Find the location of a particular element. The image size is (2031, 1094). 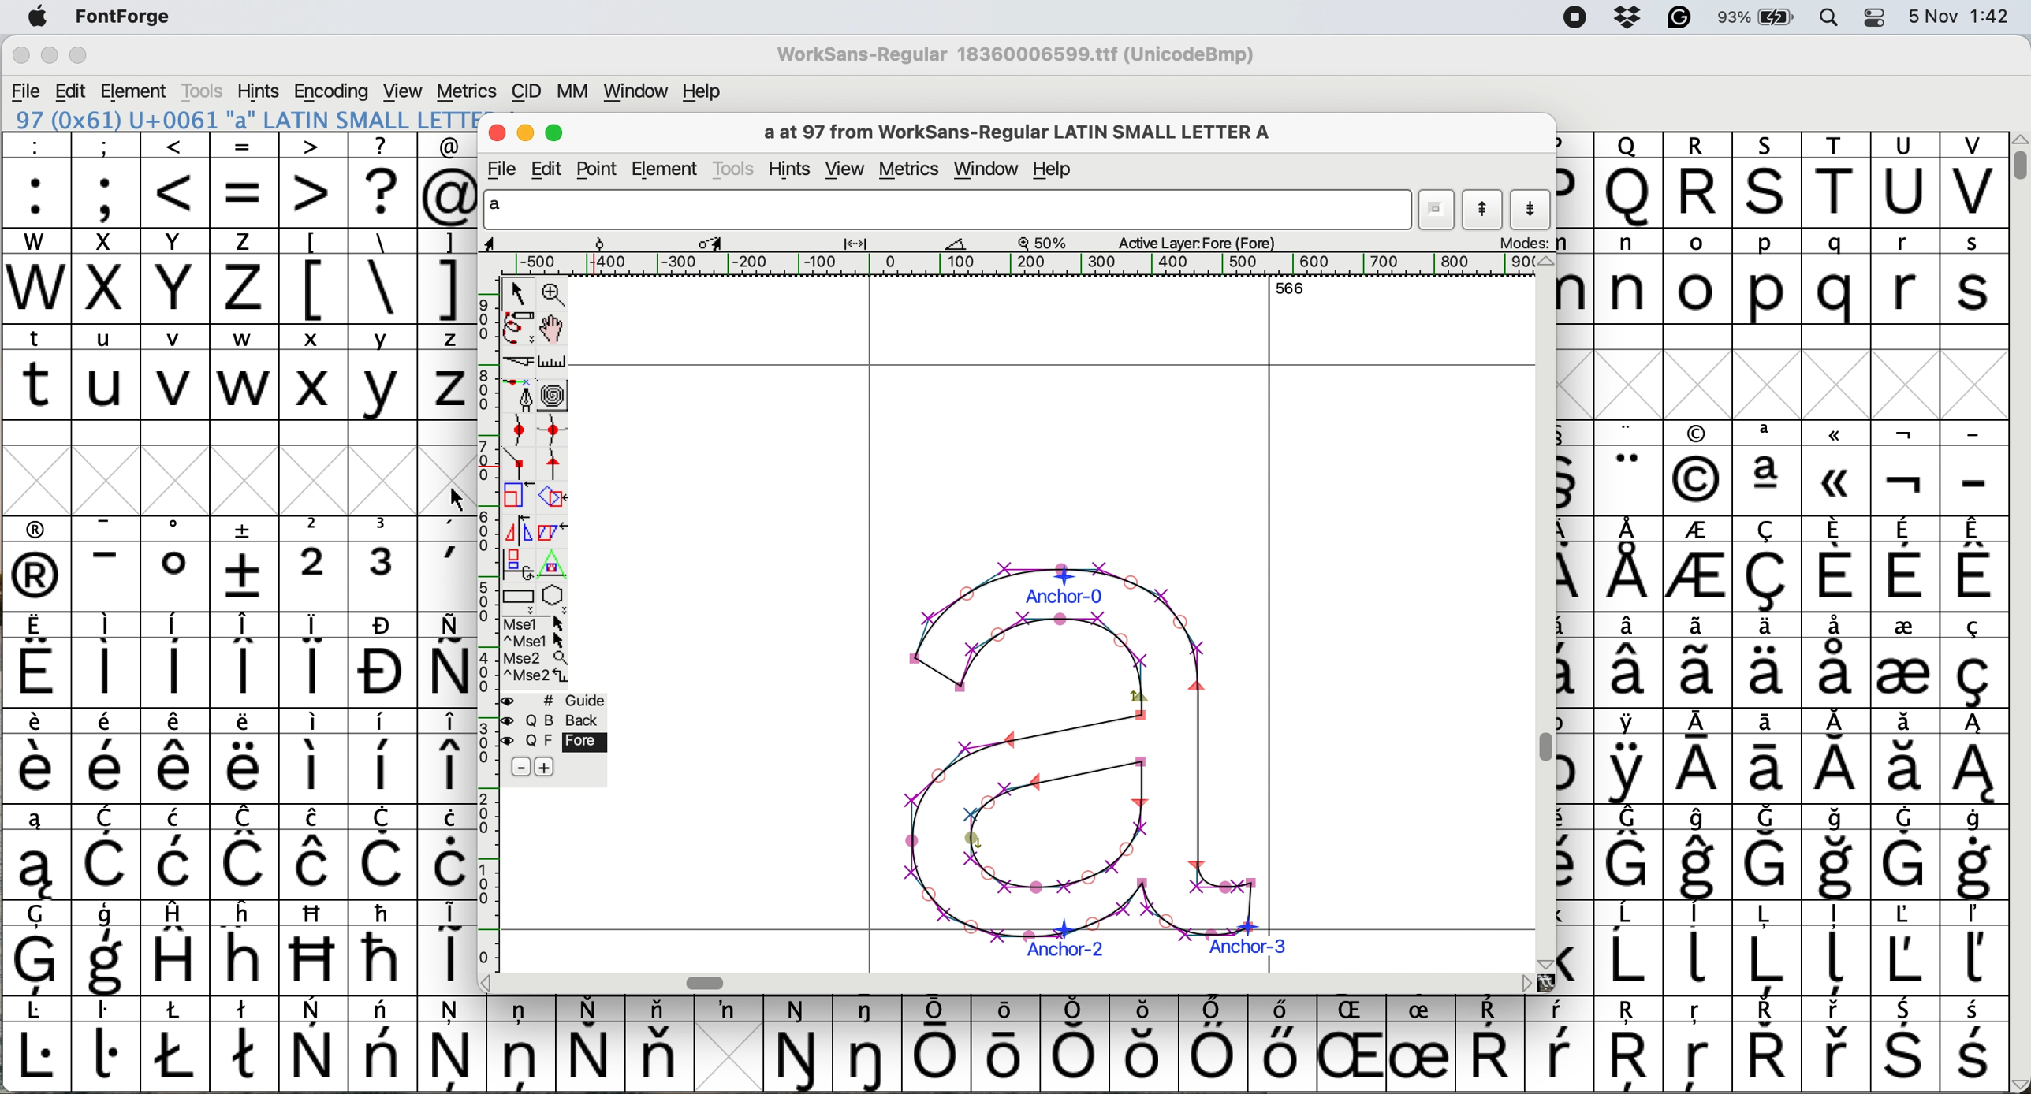

symbol is located at coordinates (313, 852).